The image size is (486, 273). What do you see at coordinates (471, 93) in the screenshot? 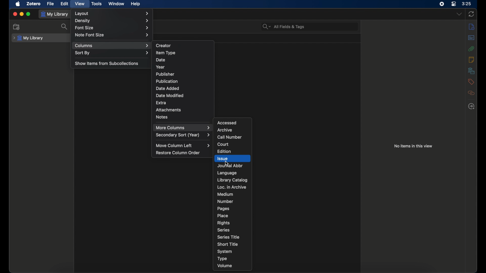
I see `related` at bounding box center [471, 93].